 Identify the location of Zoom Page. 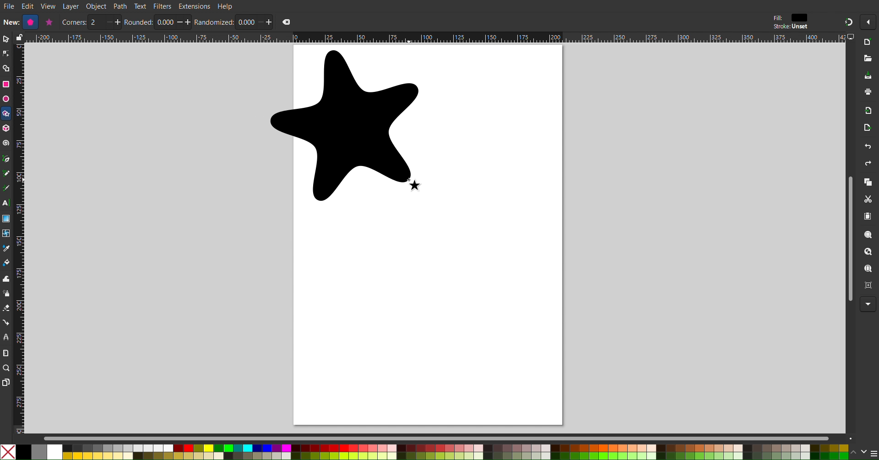
(868, 270).